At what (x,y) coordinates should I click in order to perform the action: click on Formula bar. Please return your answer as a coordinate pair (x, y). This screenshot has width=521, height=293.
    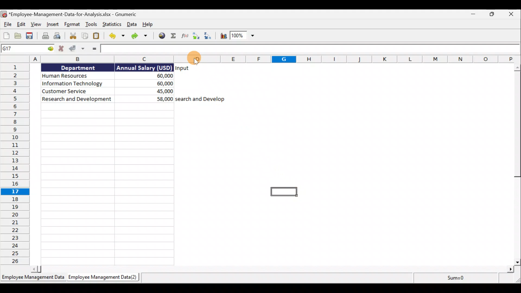
    Looking at the image, I should click on (312, 49).